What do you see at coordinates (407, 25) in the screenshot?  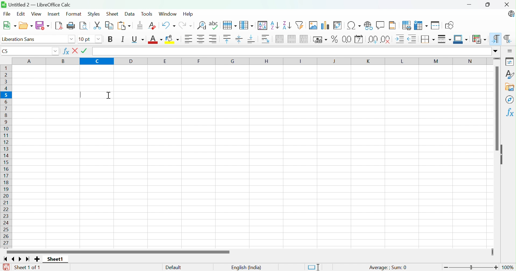 I see `Define print area` at bounding box center [407, 25].